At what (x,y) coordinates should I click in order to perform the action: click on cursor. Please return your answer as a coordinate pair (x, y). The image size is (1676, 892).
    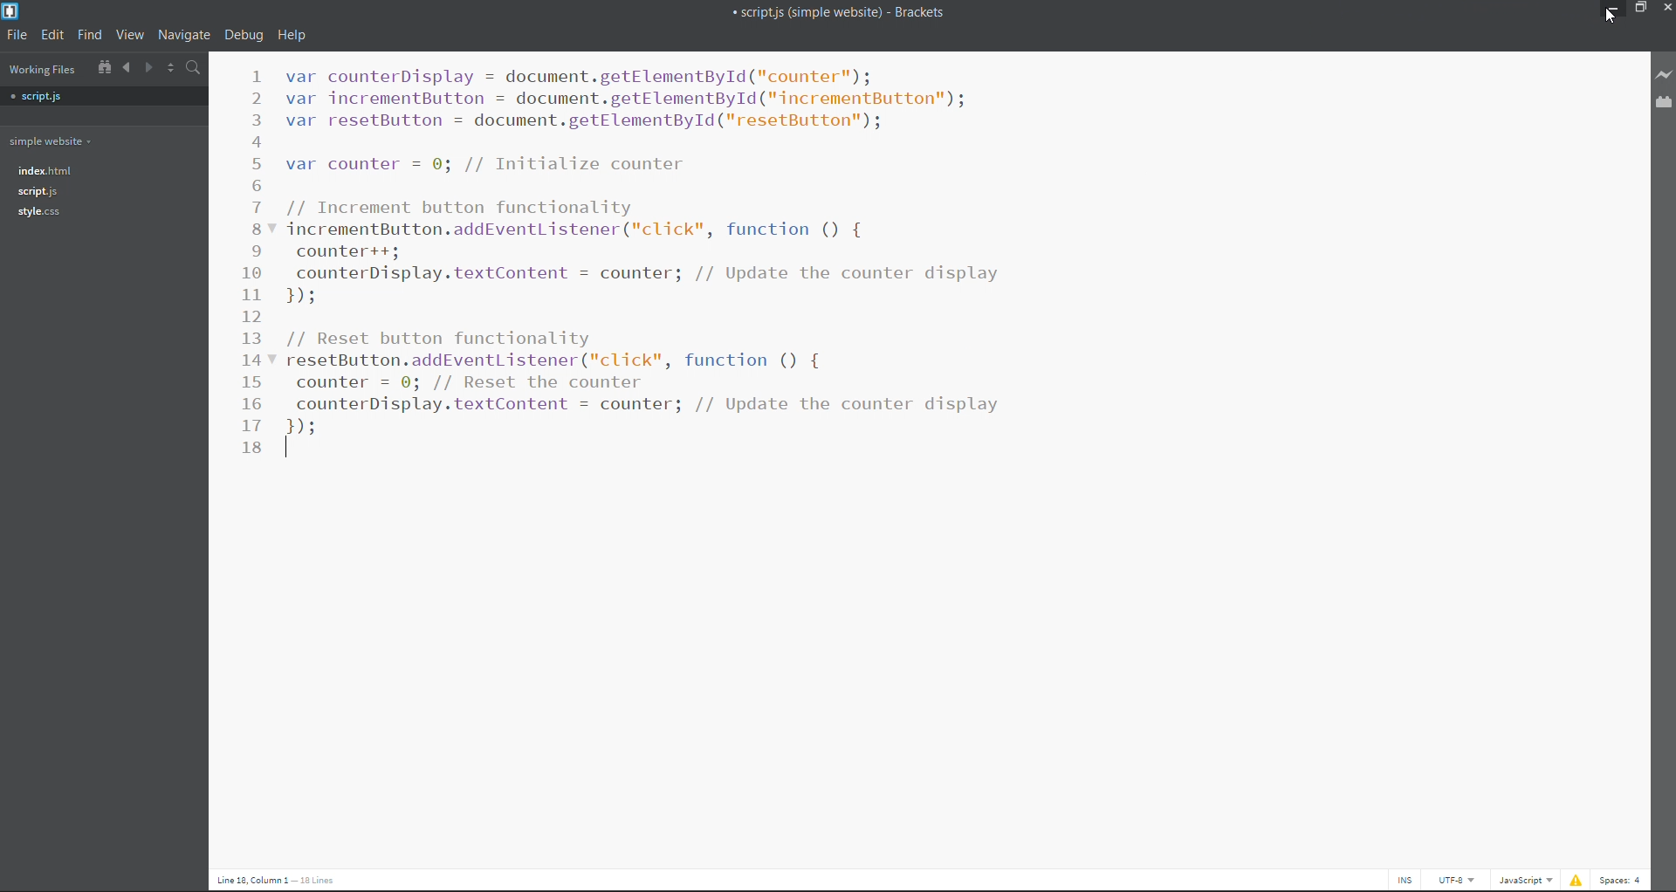
    Looking at the image, I should click on (1607, 17).